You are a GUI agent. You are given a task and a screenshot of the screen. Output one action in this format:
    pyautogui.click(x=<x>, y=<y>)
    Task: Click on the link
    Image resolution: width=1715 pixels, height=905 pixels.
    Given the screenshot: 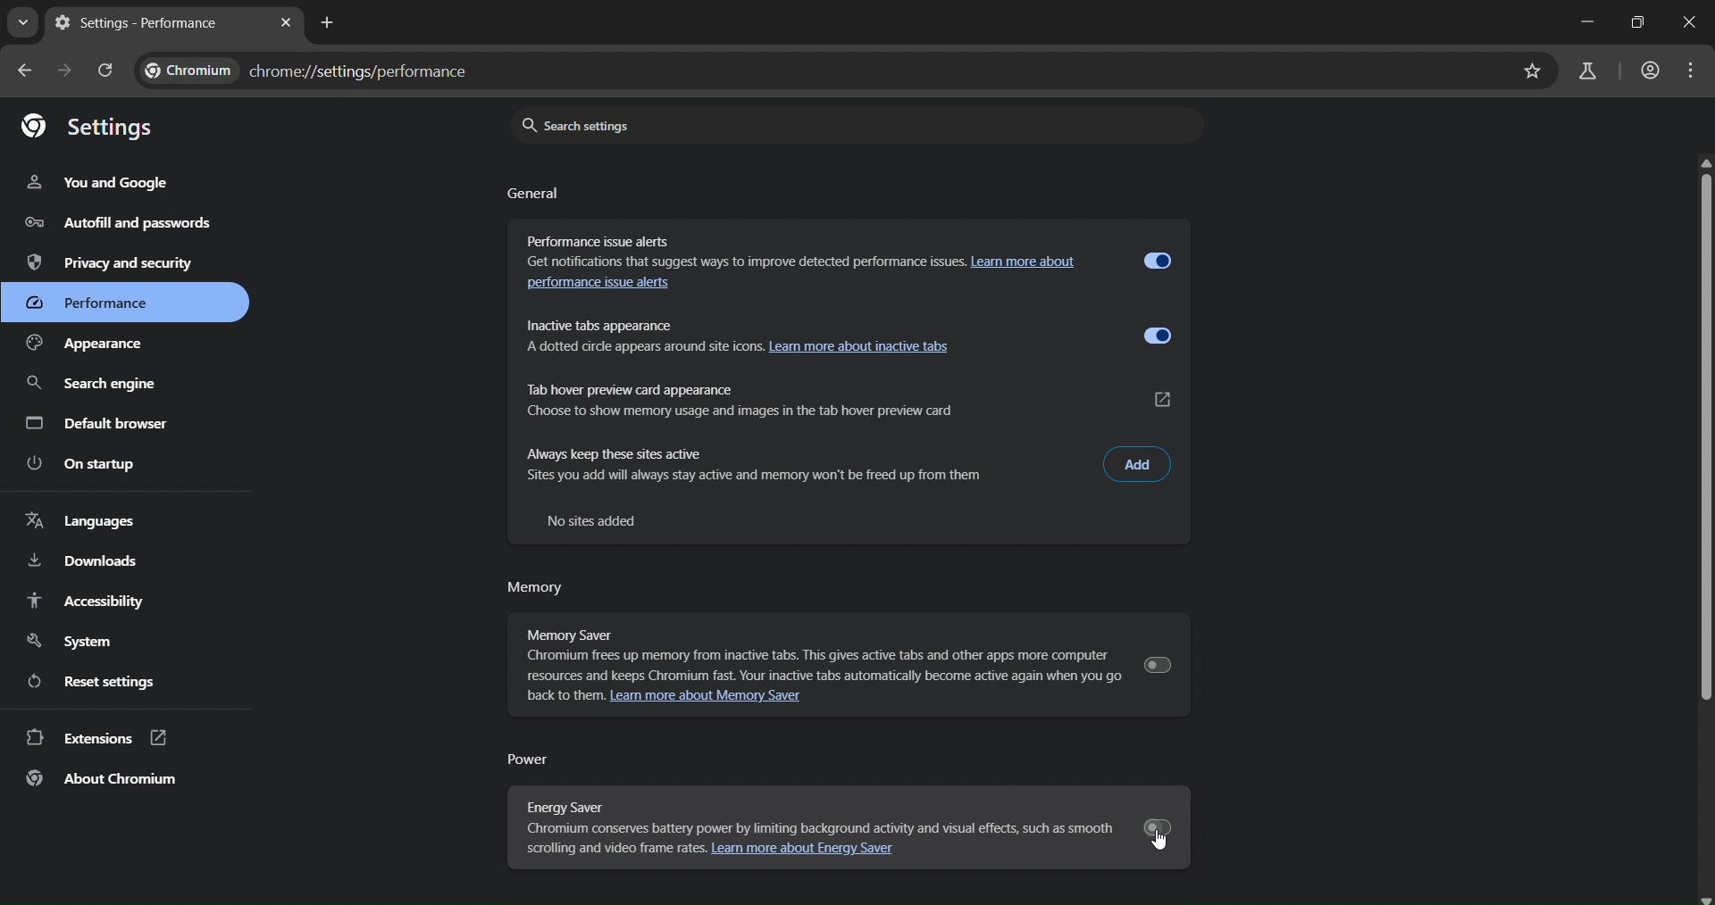 What is the action you would take?
    pyautogui.click(x=1165, y=399)
    